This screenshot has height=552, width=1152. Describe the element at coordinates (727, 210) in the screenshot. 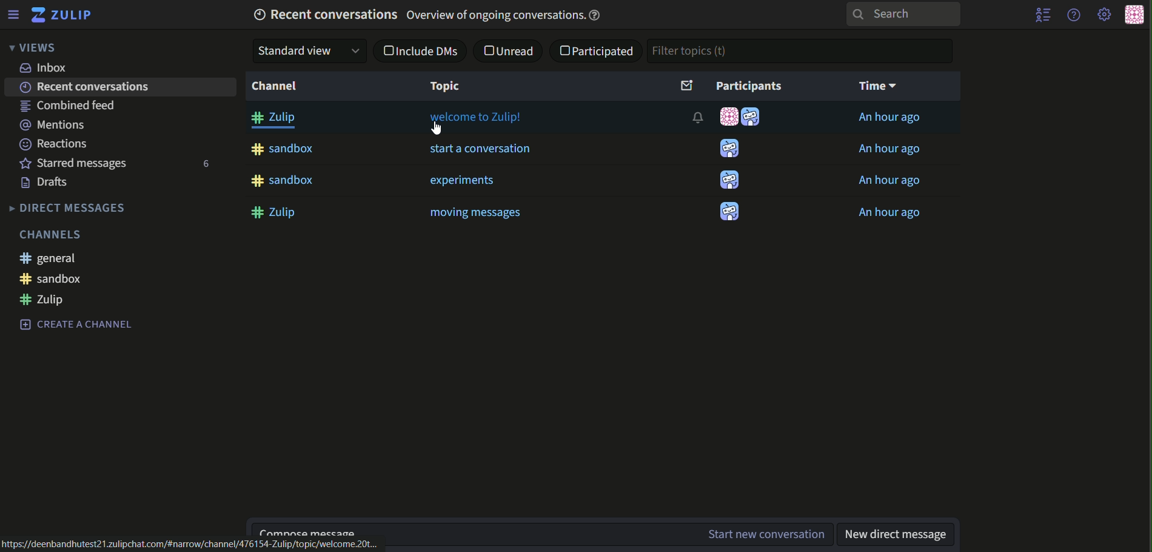

I see `icon` at that location.